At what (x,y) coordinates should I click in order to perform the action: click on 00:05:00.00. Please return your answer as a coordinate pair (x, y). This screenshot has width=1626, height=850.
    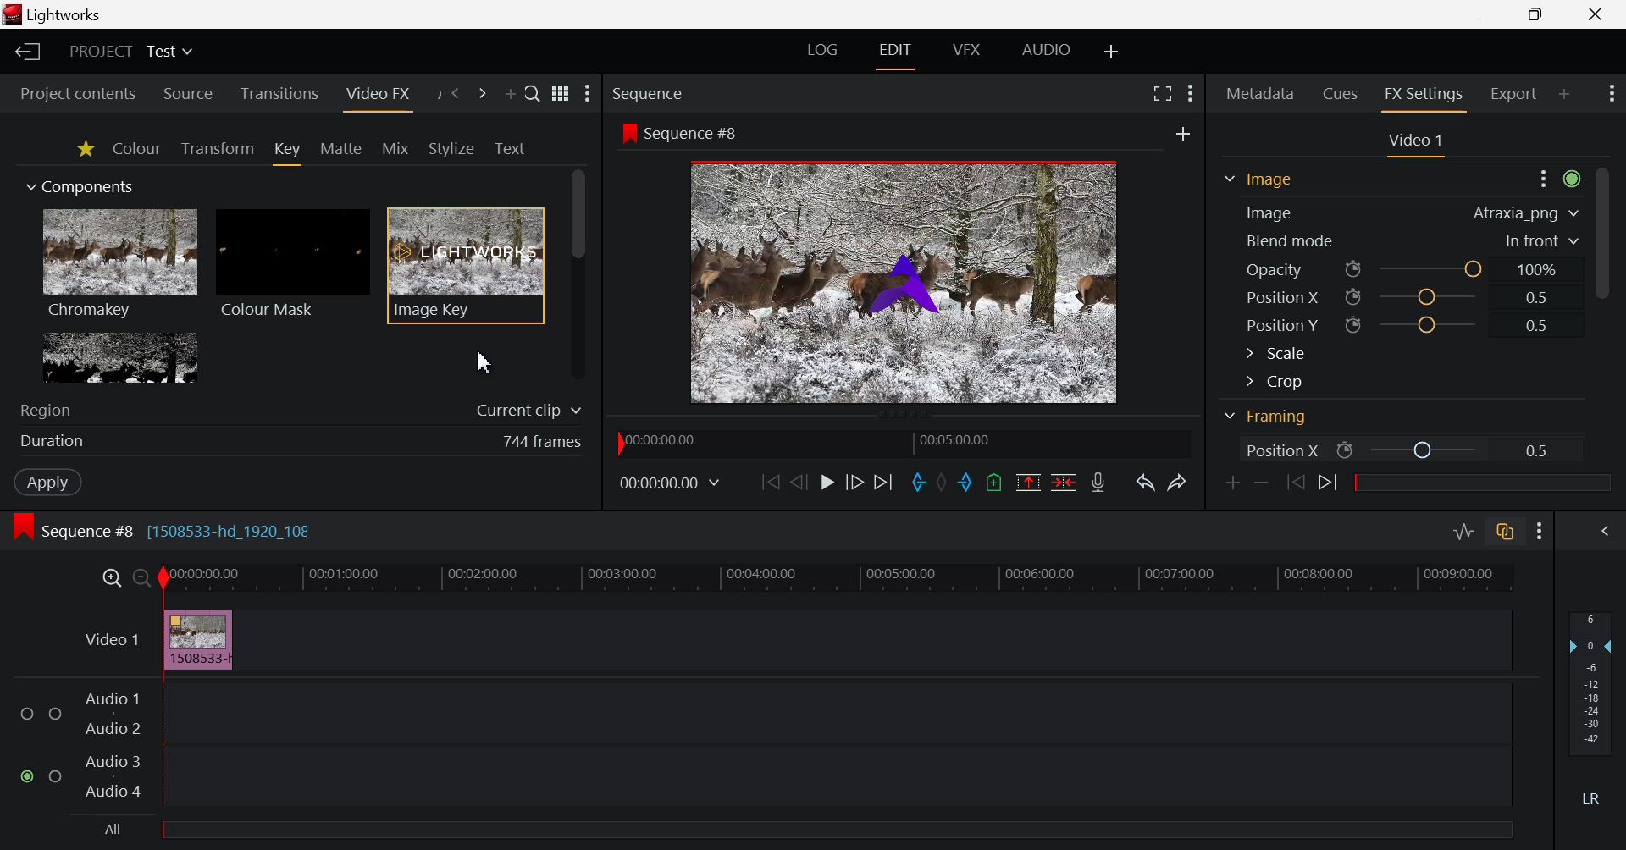
    Looking at the image, I should click on (960, 441).